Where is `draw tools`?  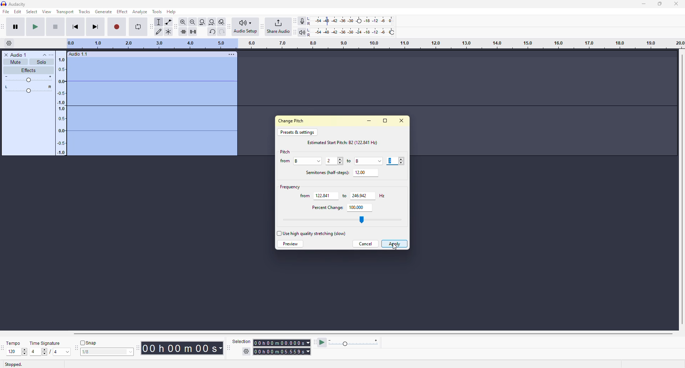
draw tools is located at coordinates (159, 31).